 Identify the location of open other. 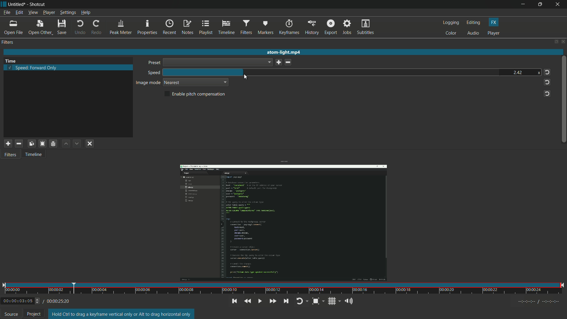
(40, 27).